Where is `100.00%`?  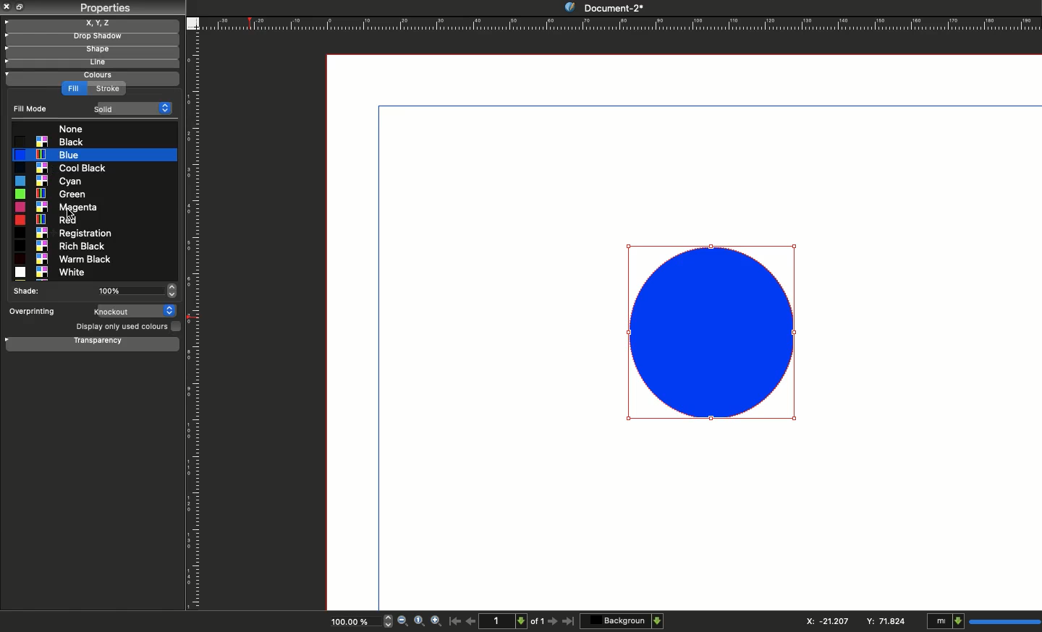 100.00% is located at coordinates (348, 623).